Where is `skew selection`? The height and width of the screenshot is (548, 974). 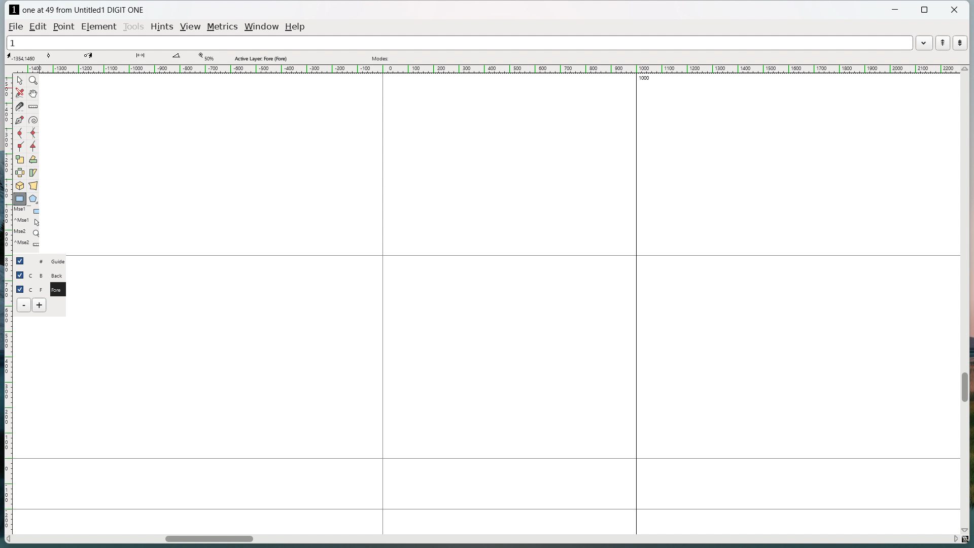 skew selection is located at coordinates (33, 173).